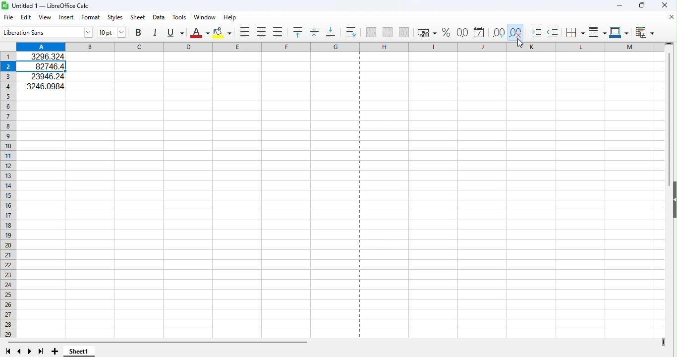 The width and height of the screenshot is (677, 357). What do you see at coordinates (518, 44) in the screenshot?
I see `Cursor` at bounding box center [518, 44].